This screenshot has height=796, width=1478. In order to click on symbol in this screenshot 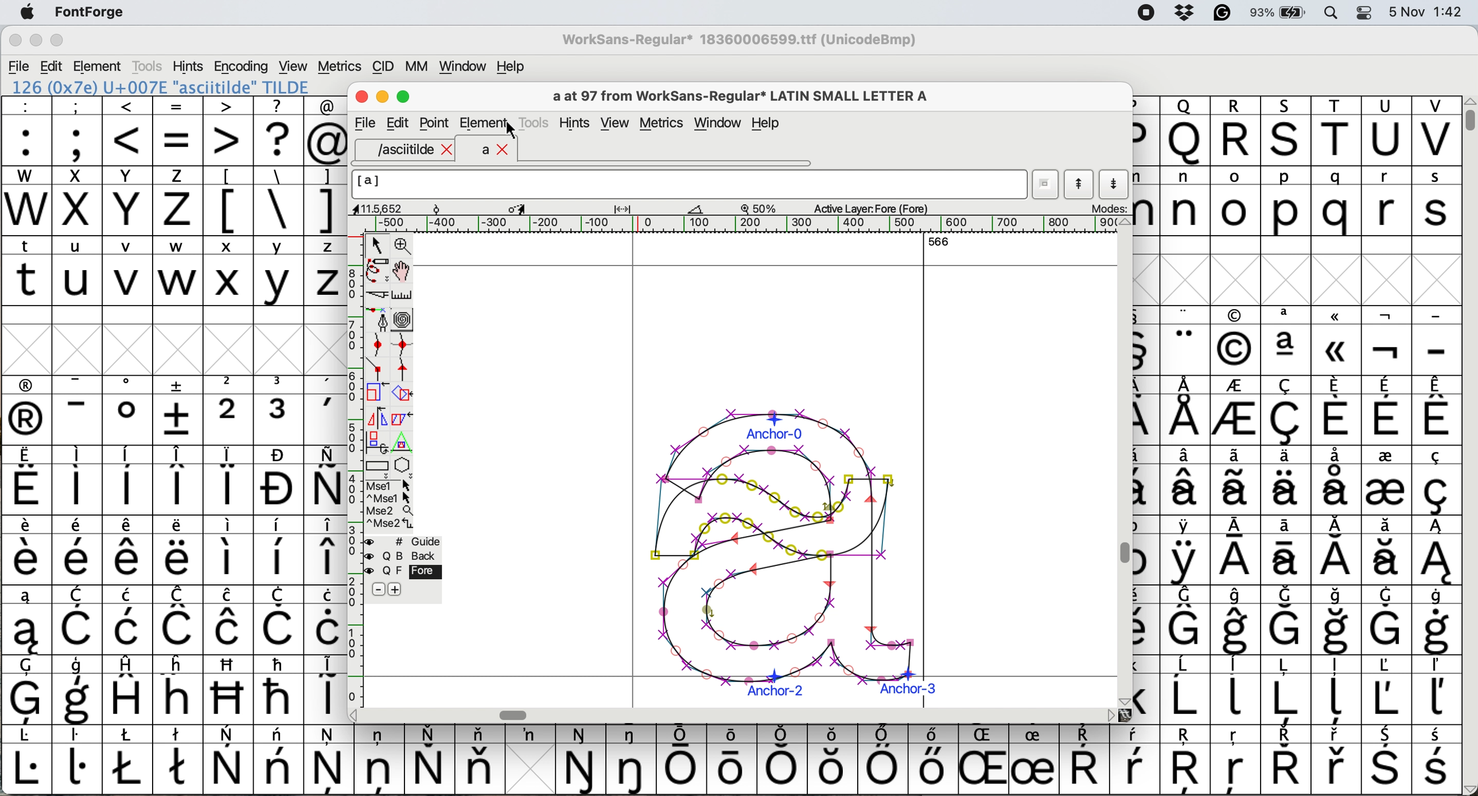, I will do `click(1436, 621)`.